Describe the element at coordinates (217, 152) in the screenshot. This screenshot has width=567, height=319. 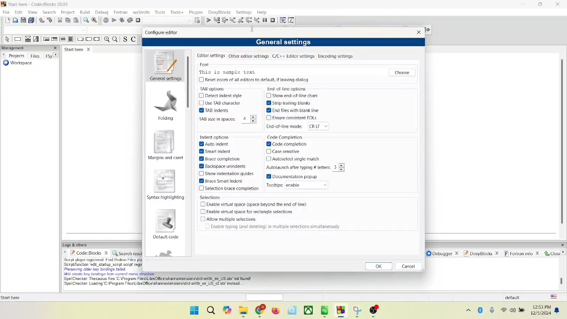
I see `smart indent` at that location.